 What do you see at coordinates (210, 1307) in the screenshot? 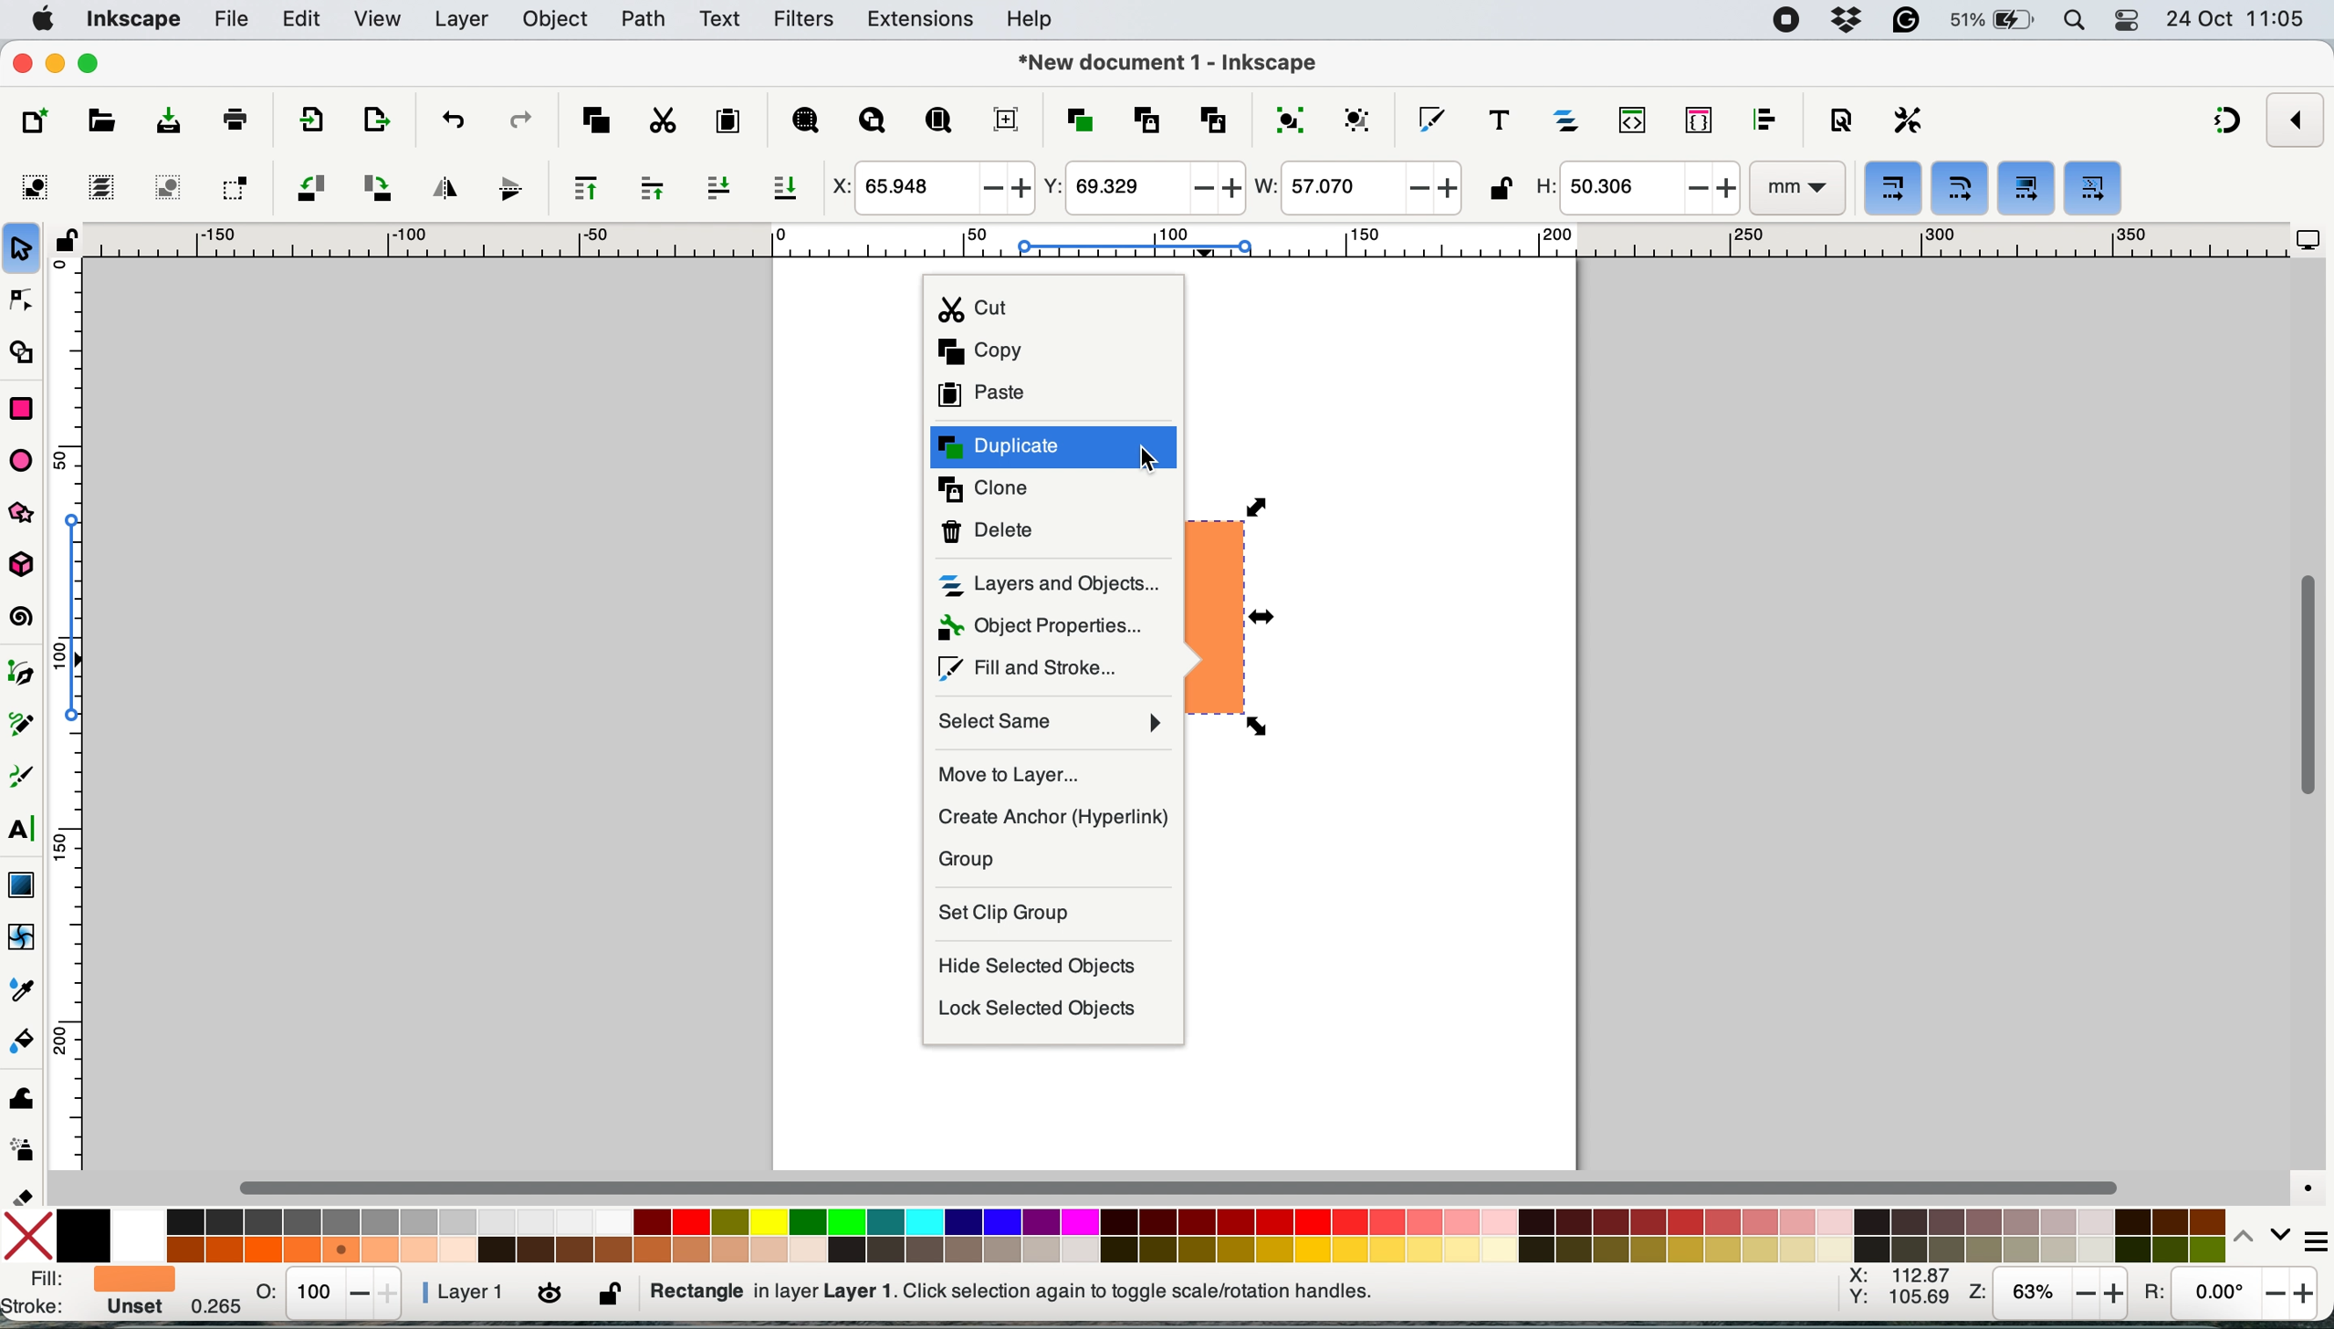
I see `0.265` at bounding box center [210, 1307].